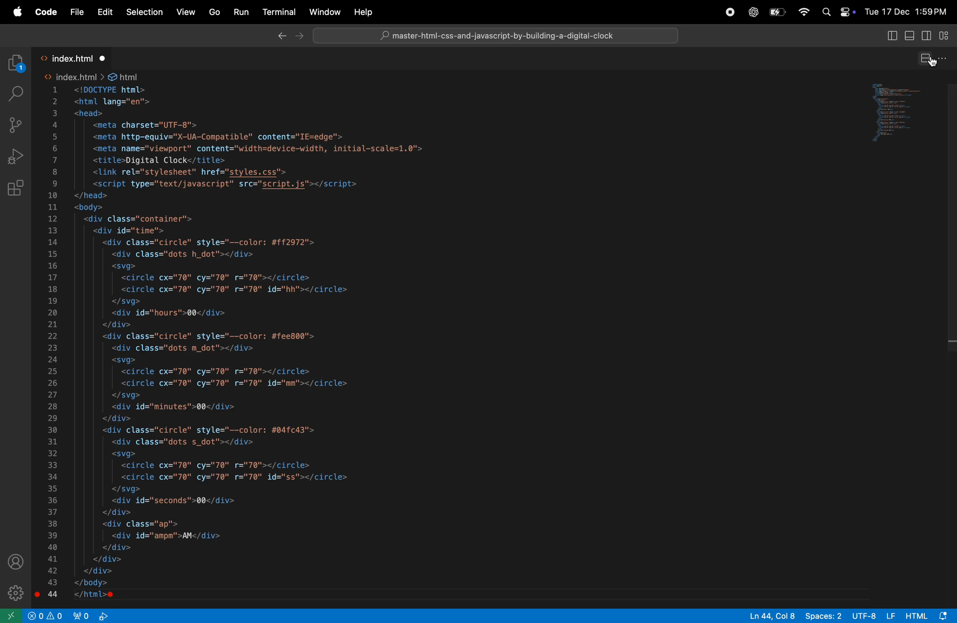 The height and width of the screenshot is (623, 957). I want to click on wifi, so click(803, 11).